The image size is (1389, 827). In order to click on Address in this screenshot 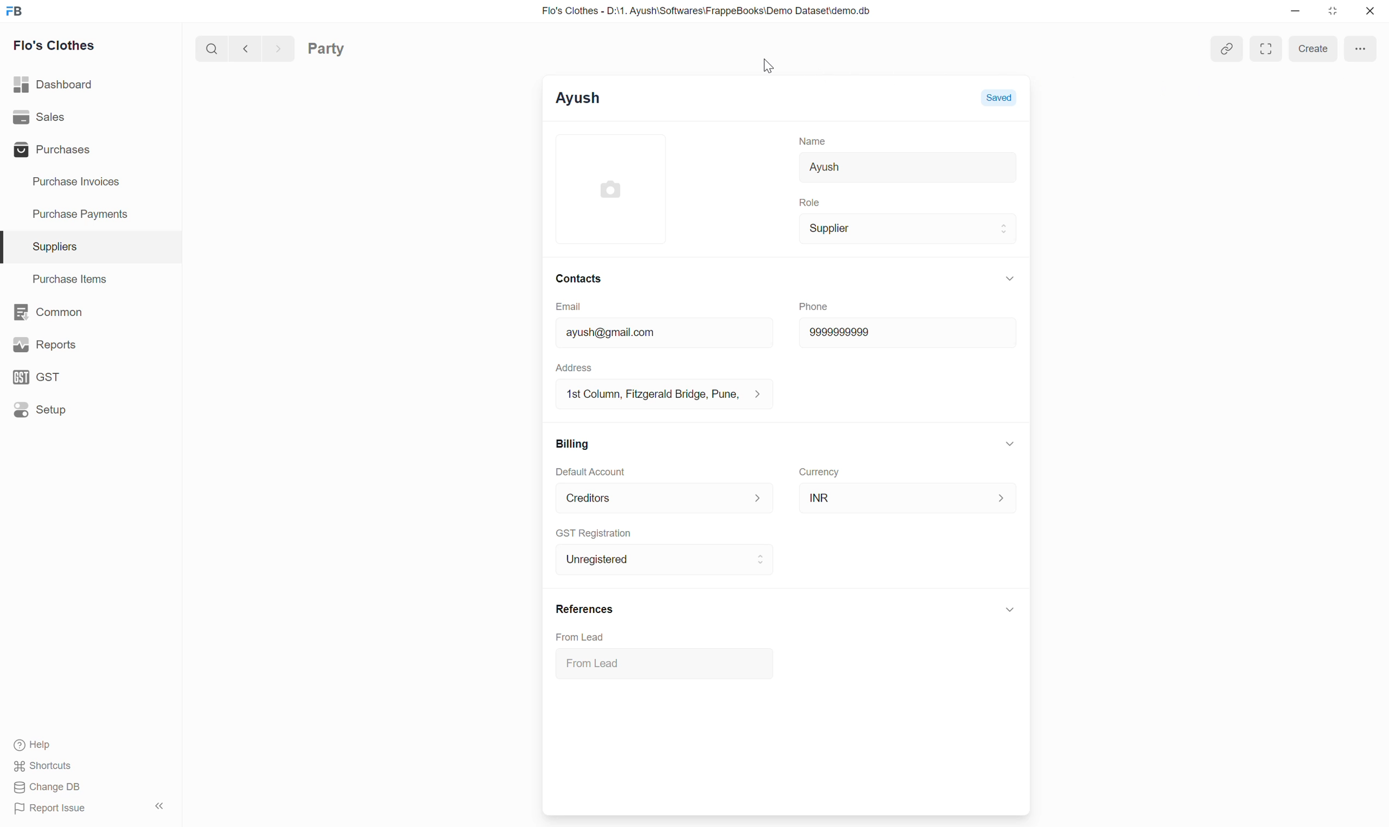, I will do `click(574, 367)`.